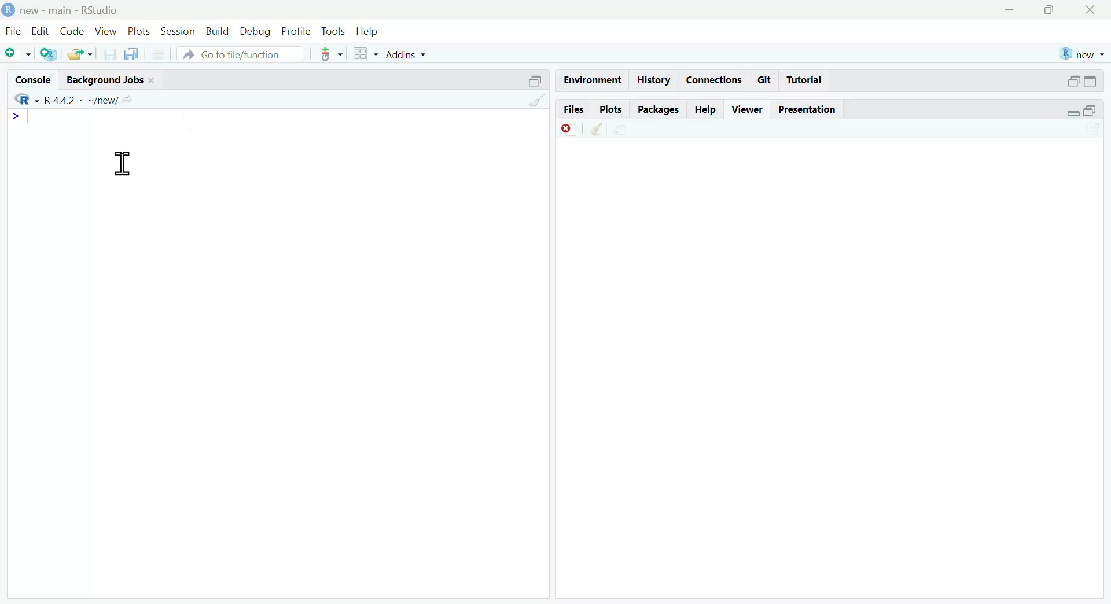  What do you see at coordinates (27, 81) in the screenshot?
I see `Console` at bounding box center [27, 81].